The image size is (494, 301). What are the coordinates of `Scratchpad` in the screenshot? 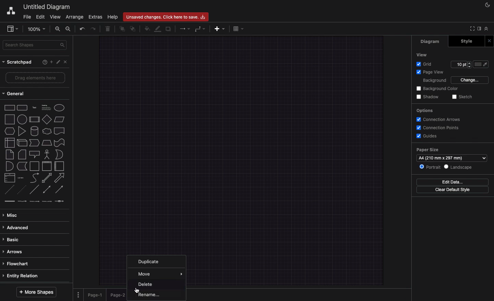 It's located at (19, 62).